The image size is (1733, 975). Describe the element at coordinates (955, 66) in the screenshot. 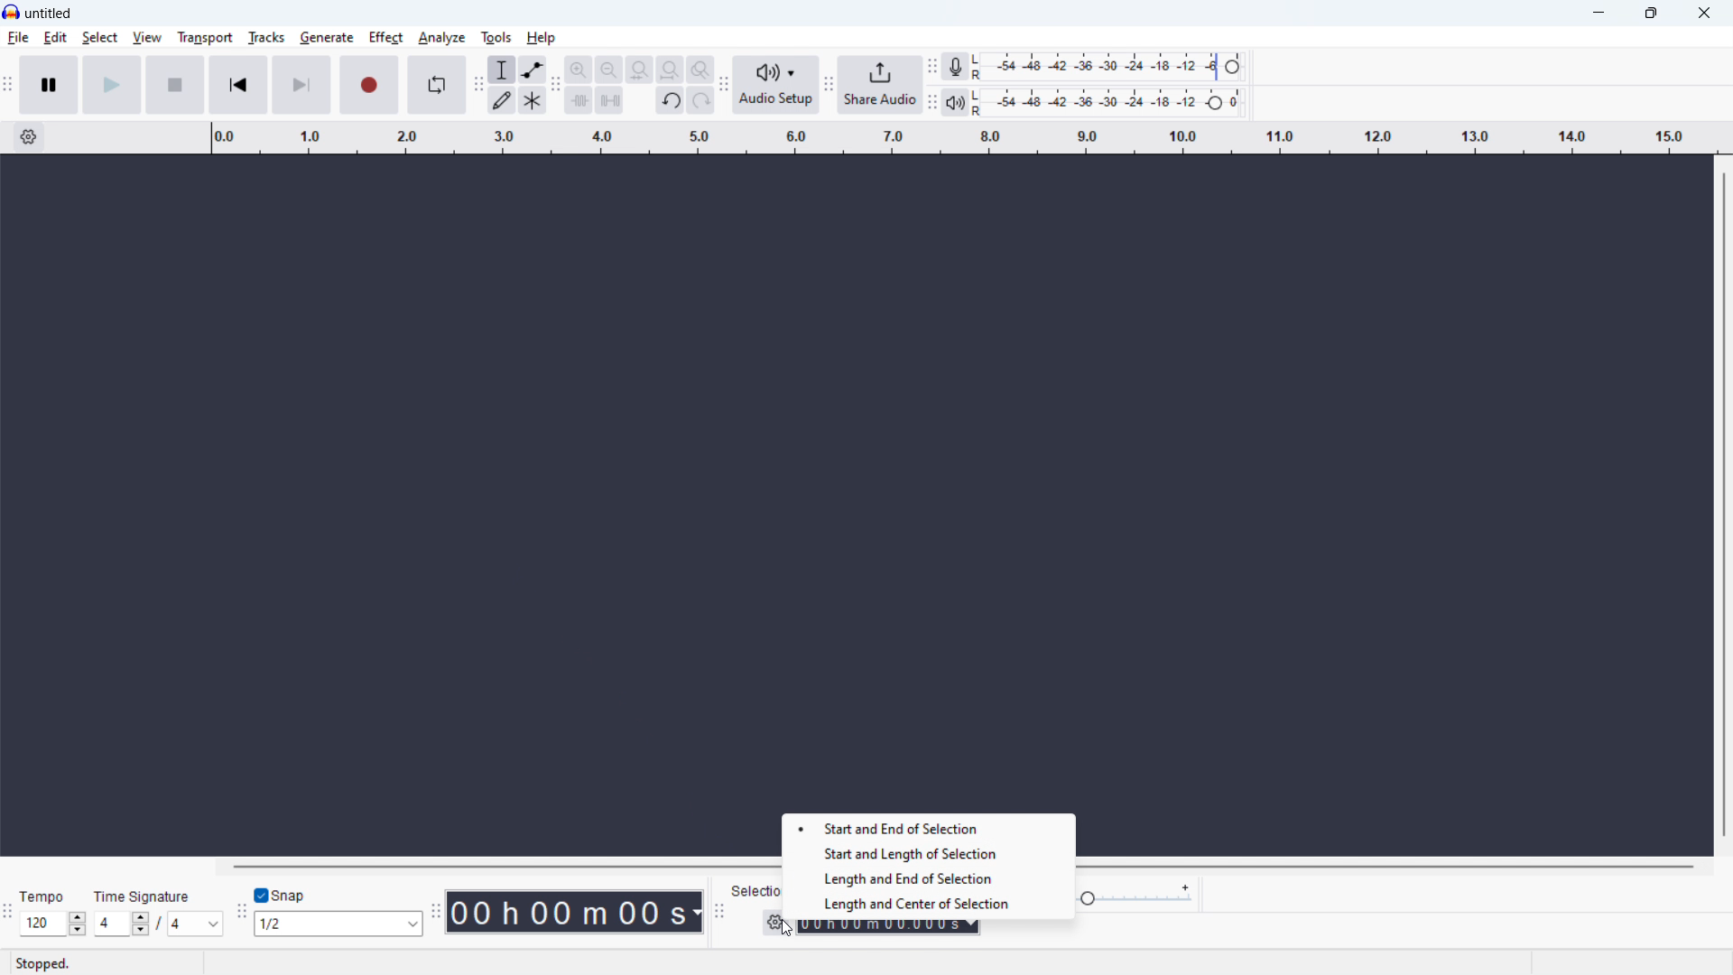

I see `recording meter` at that location.